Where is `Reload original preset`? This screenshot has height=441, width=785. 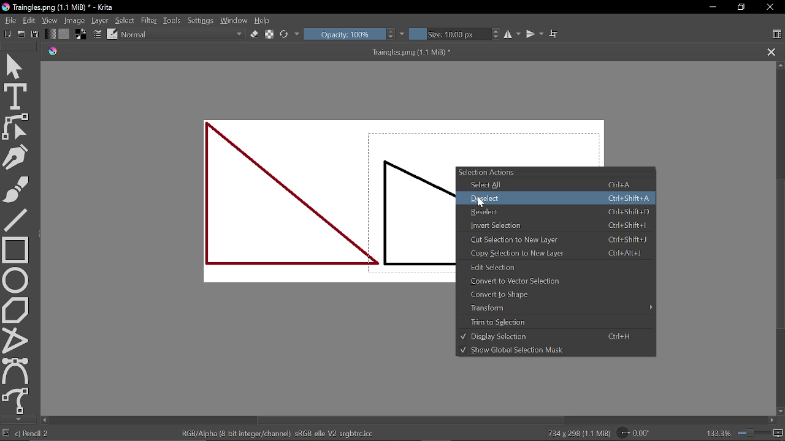 Reload original preset is located at coordinates (290, 34).